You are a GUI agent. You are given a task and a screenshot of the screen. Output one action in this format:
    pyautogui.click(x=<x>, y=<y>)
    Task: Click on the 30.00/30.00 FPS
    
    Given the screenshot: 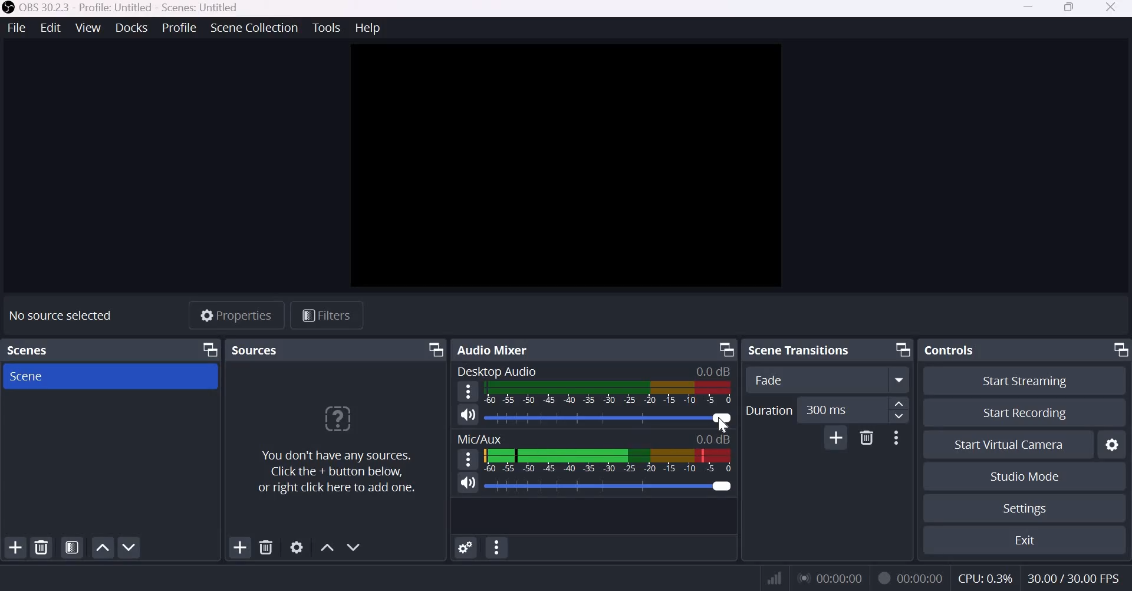 What is the action you would take?
    pyautogui.click(x=1074, y=578)
    